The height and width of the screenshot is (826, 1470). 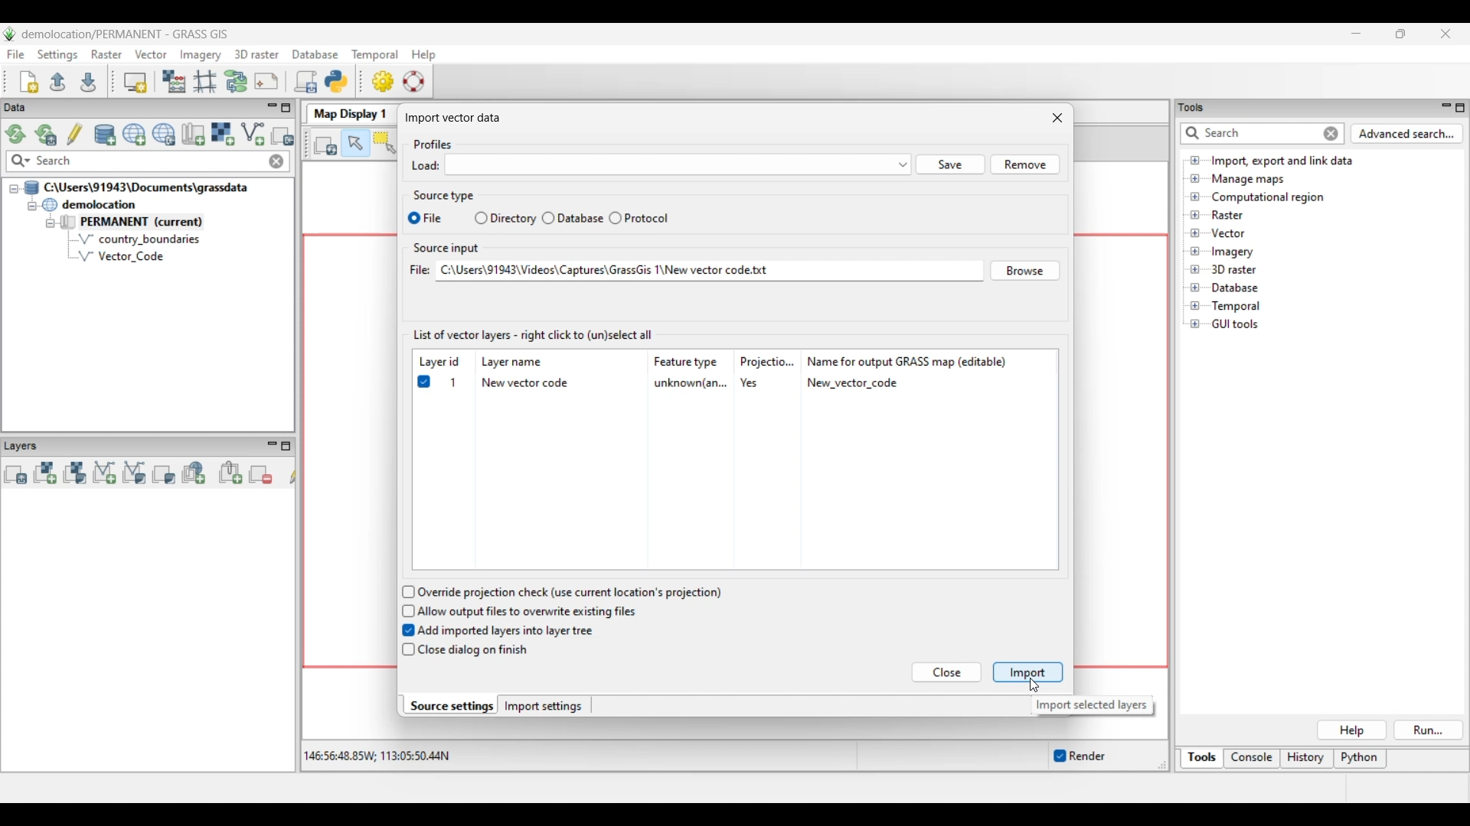 I want to click on Double click to collapse demolocation, so click(x=89, y=204).